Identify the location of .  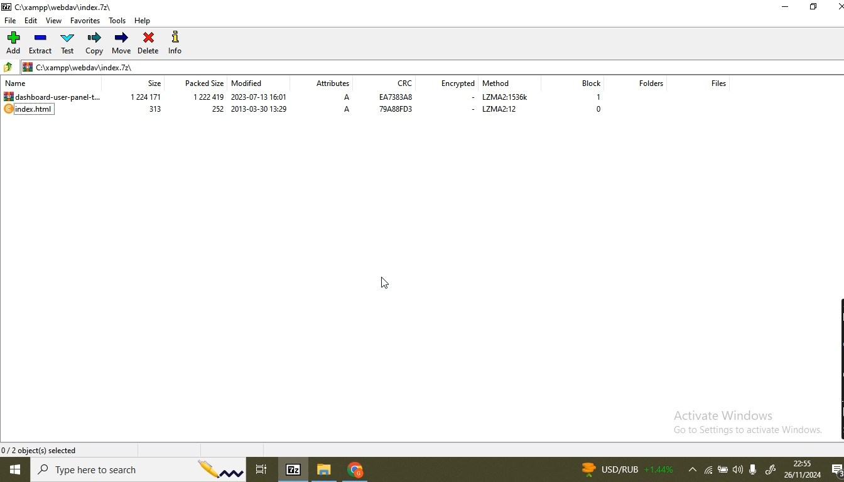
(441, 75).